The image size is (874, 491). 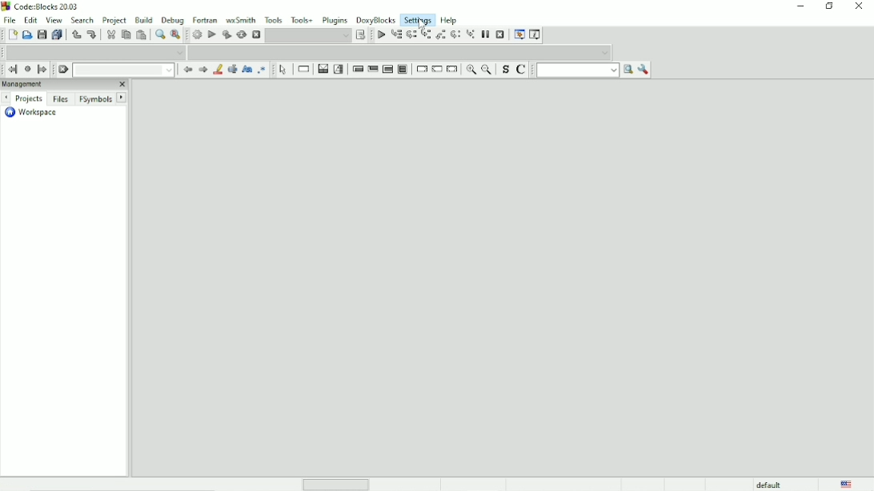 I want to click on Open, so click(x=26, y=34).